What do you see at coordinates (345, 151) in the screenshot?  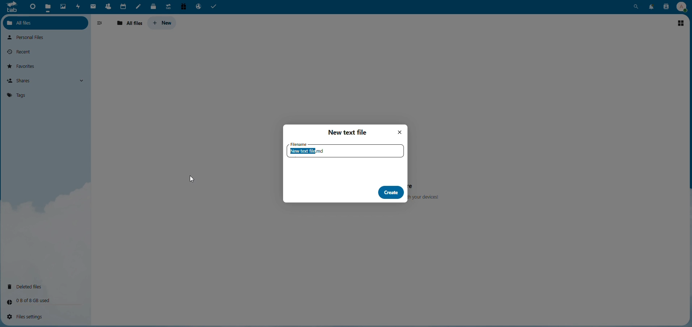 I see `Filename` at bounding box center [345, 151].